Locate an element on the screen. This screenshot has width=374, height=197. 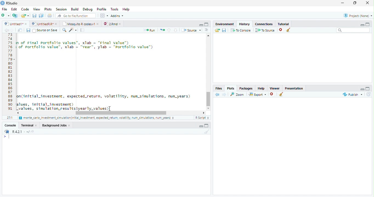
Viewer is located at coordinates (275, 88).